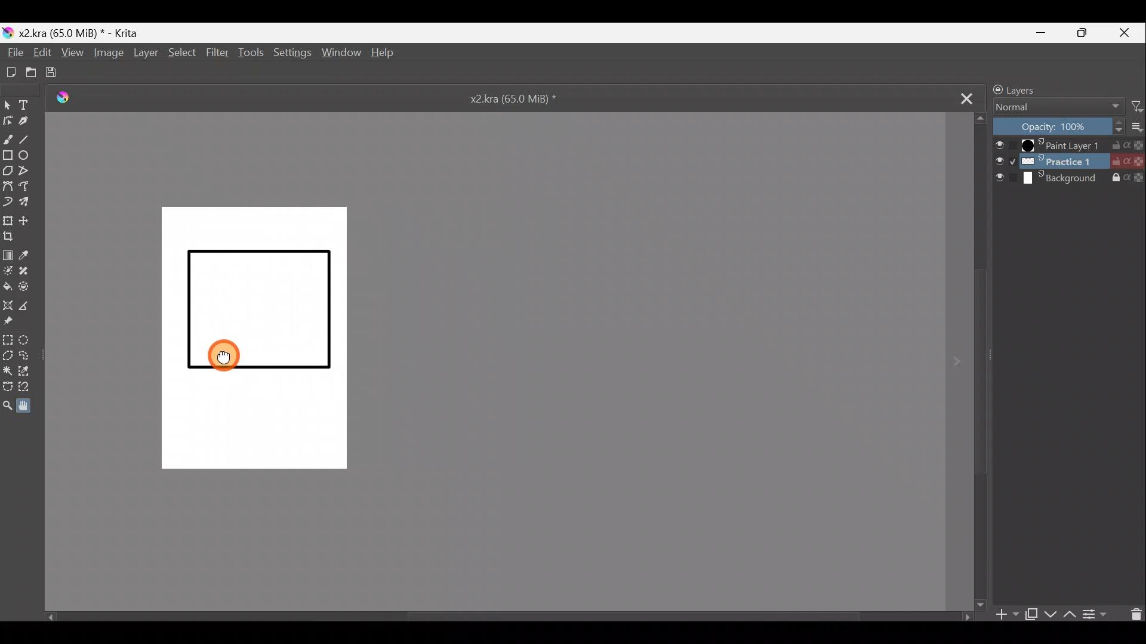 The width and height of the screenshot is (1146, 644). What do you see at coordinates (1096, 614) in the screenshot?
I see `View/change layer properties` at bounding box center [1096, 614].